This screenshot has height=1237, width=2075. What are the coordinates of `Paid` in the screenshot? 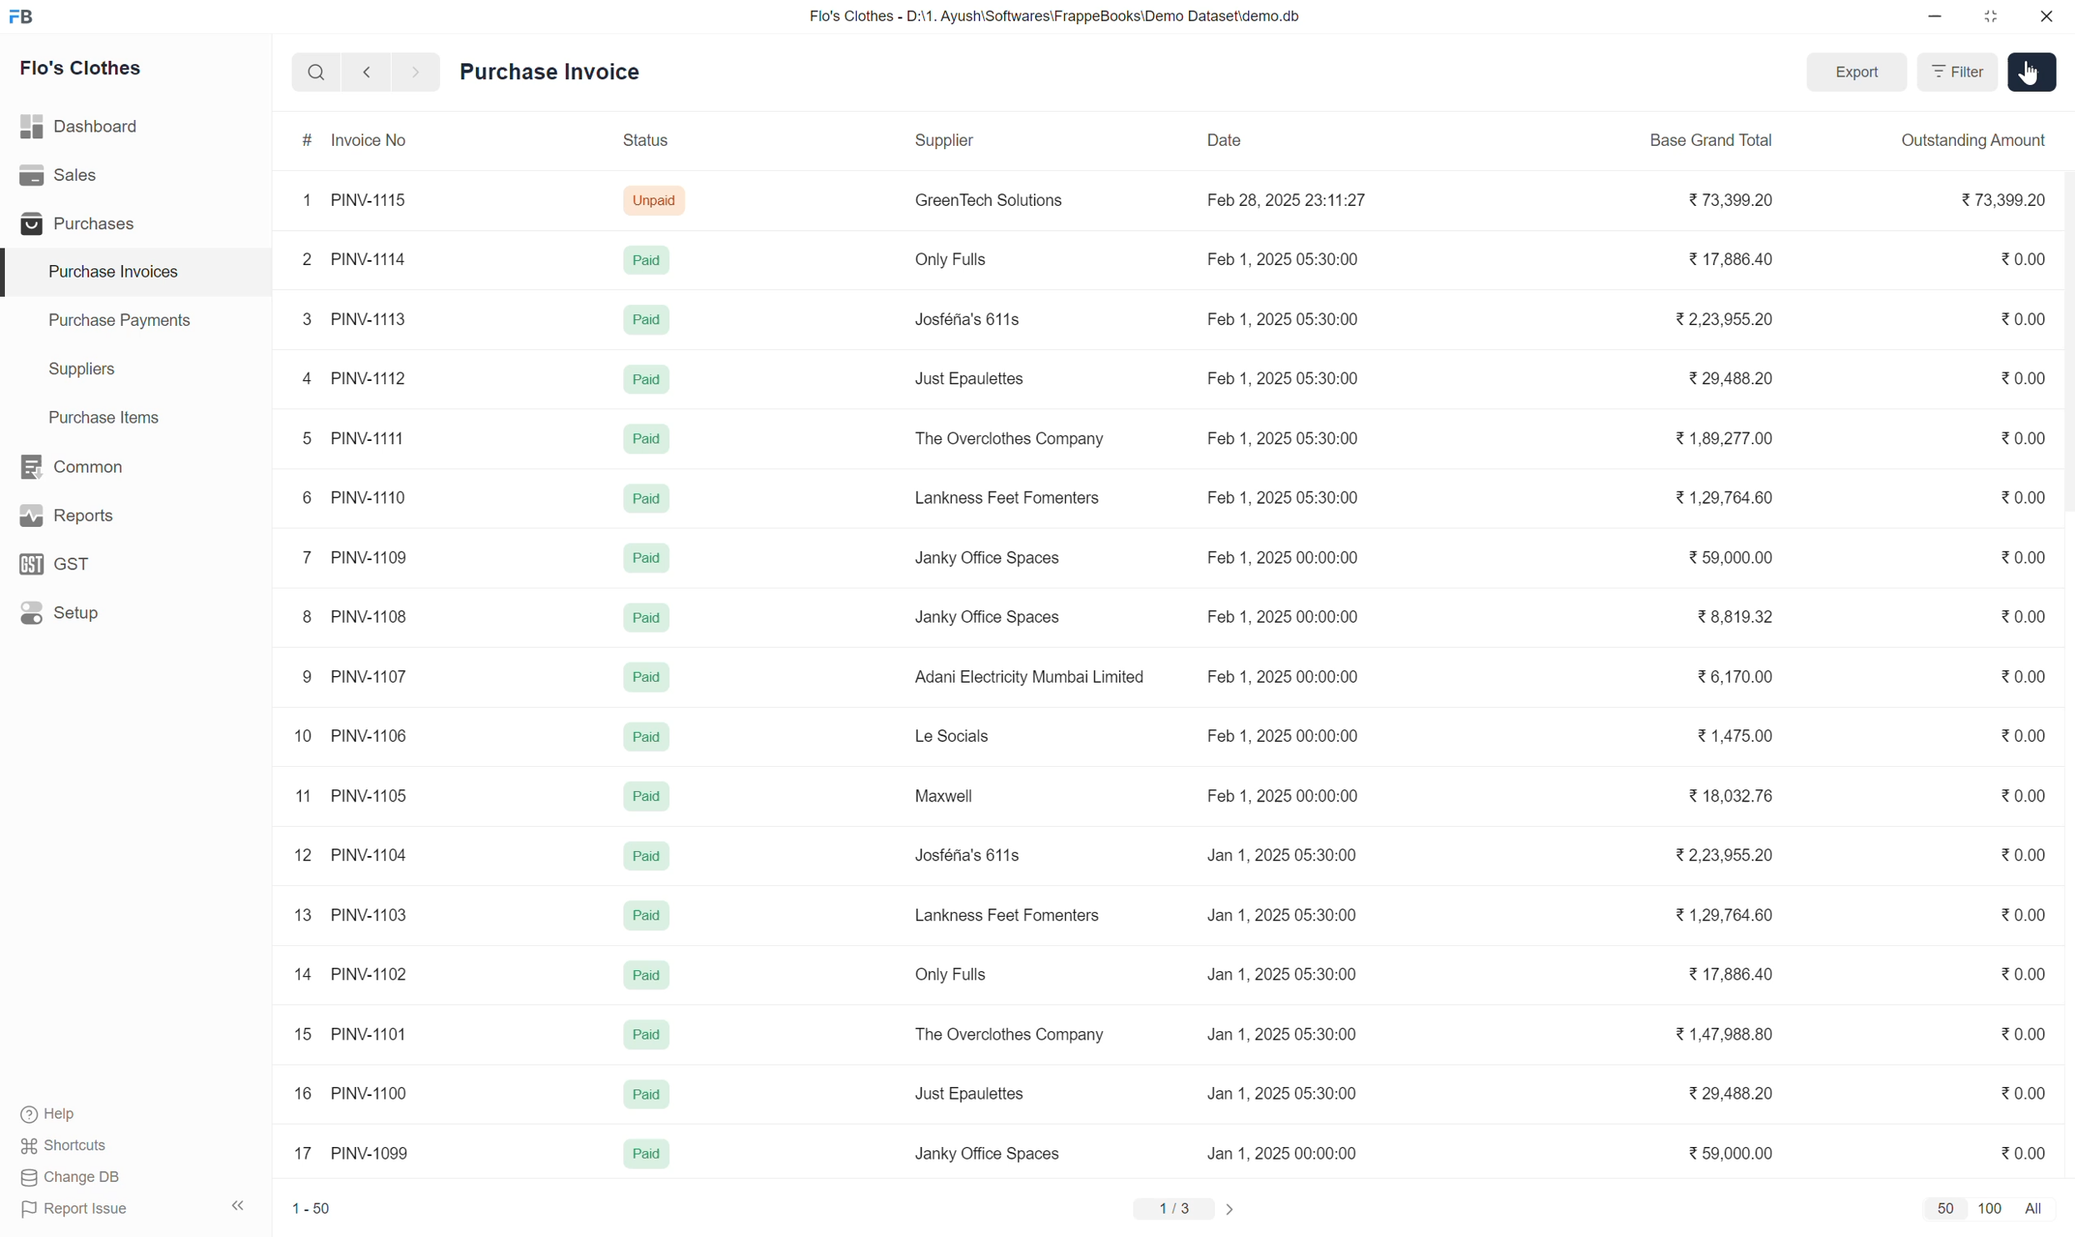 It's located at (641, 618).